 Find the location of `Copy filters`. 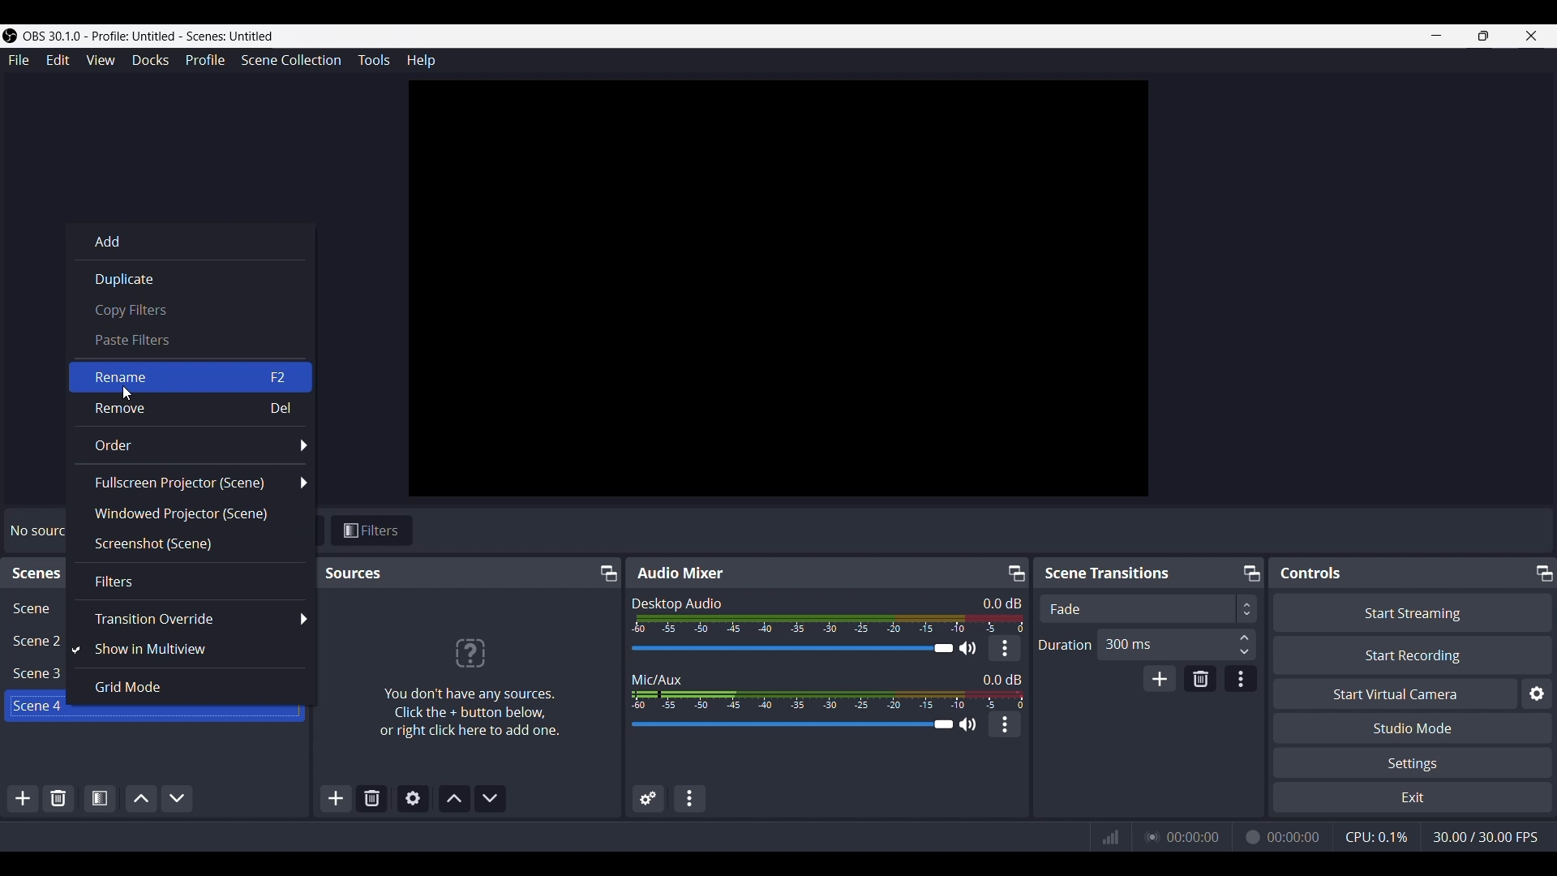

Copy filters is located at coordinates (131, 311).